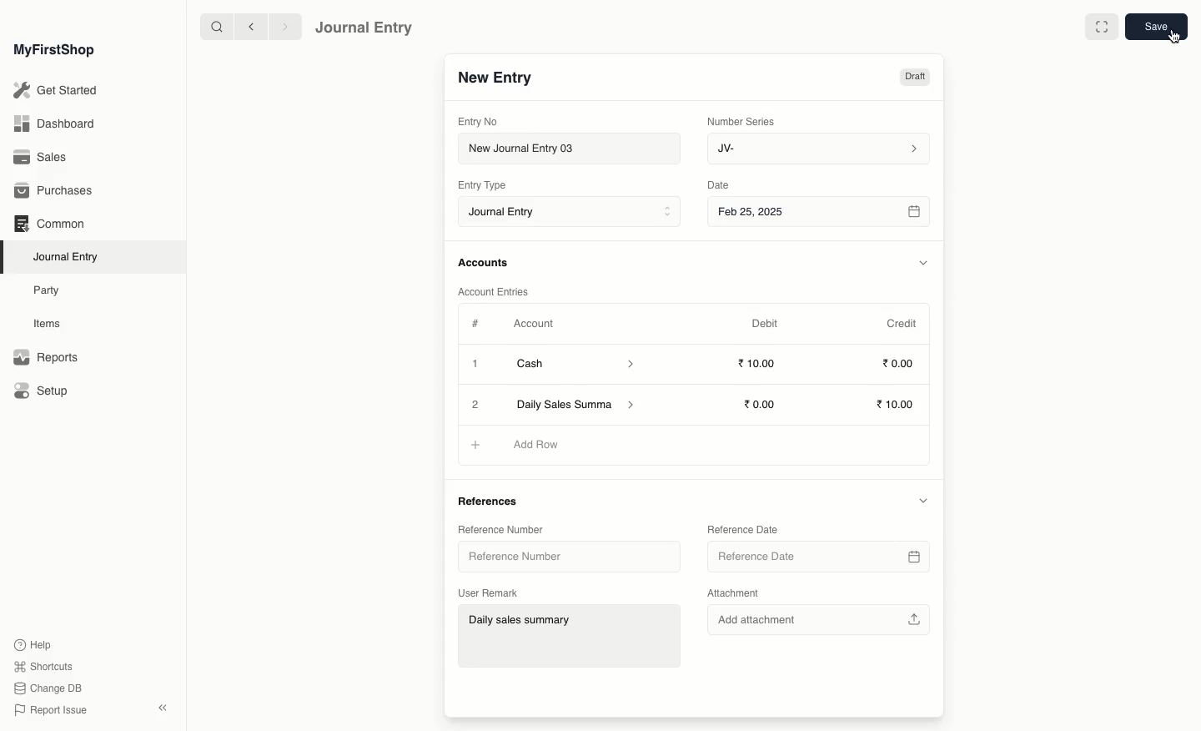 This screenshot has height=731, width=1201. Describe the element at coordinates (53, 123) in the screenshot. I see `Dashboard` at that location.